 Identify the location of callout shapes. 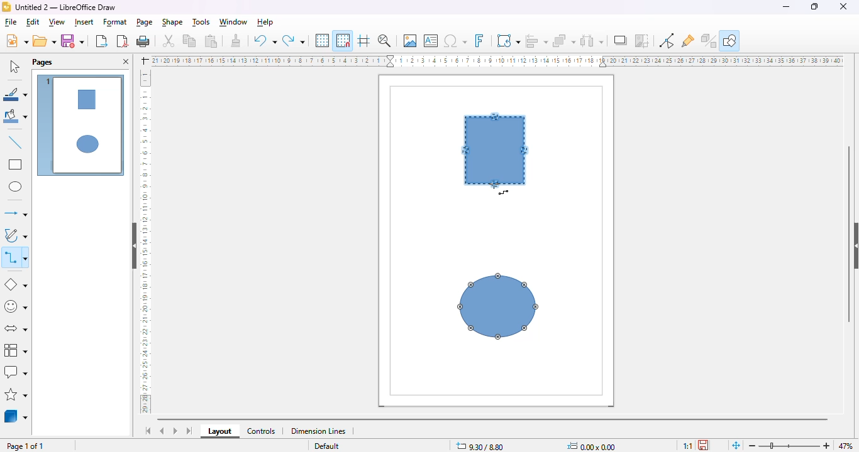
(16, 372).